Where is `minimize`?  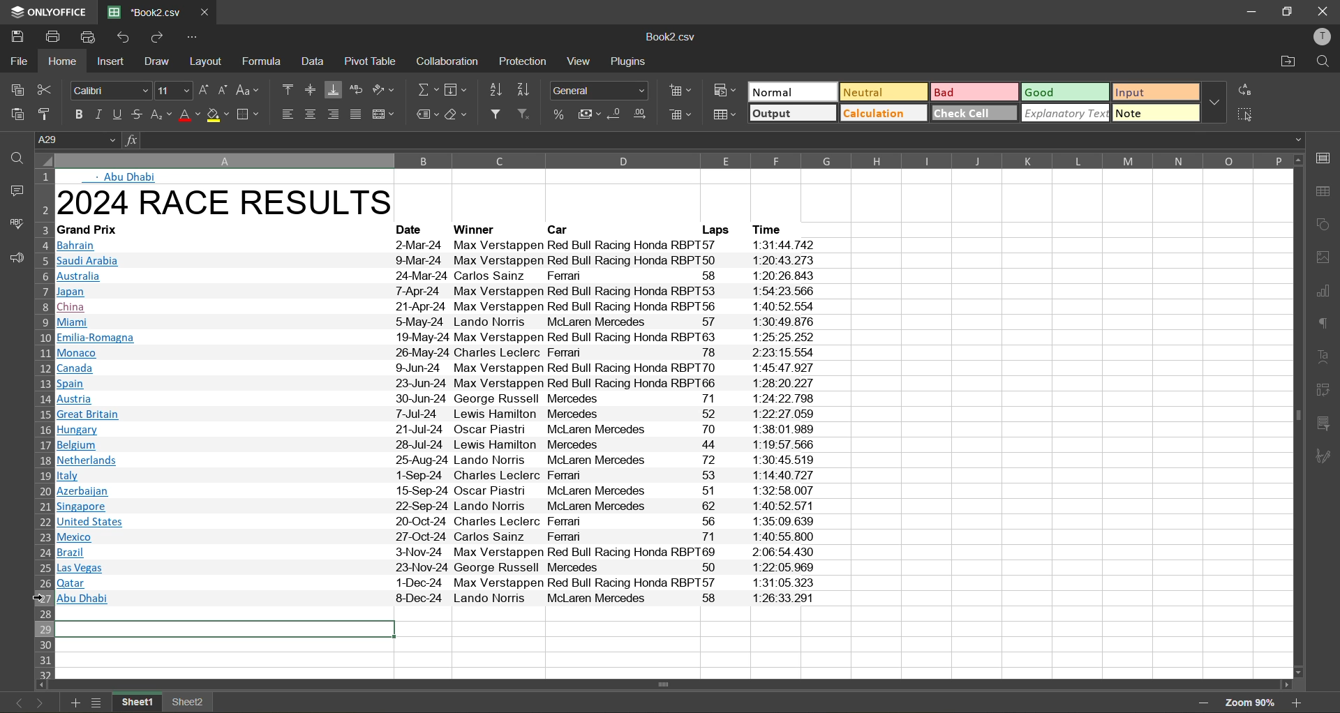
minimize is located at coordinates (1249, 10).